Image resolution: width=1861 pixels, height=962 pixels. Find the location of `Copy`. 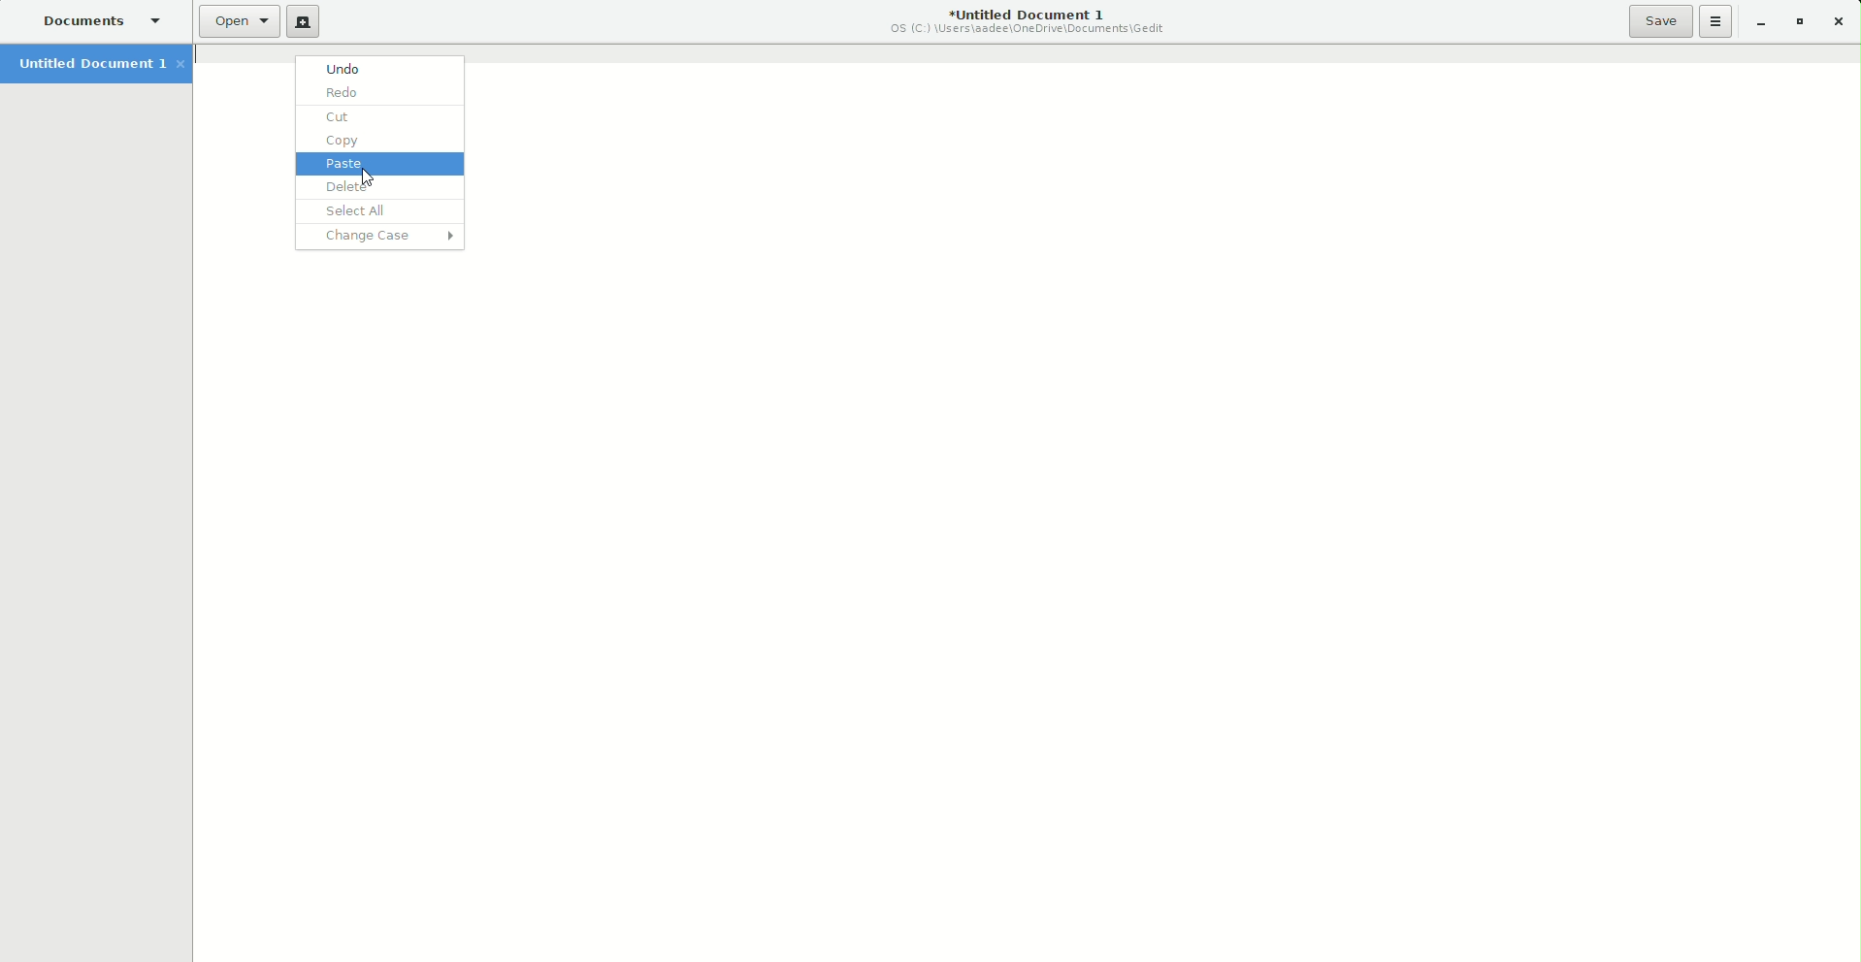

Copy is located at coordinates (377, 141).